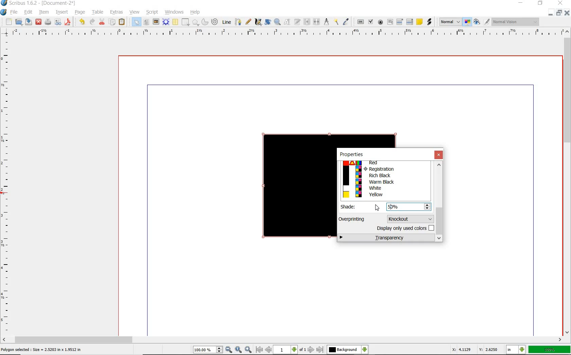  I want to click on RESTORE, so click(540, 4).